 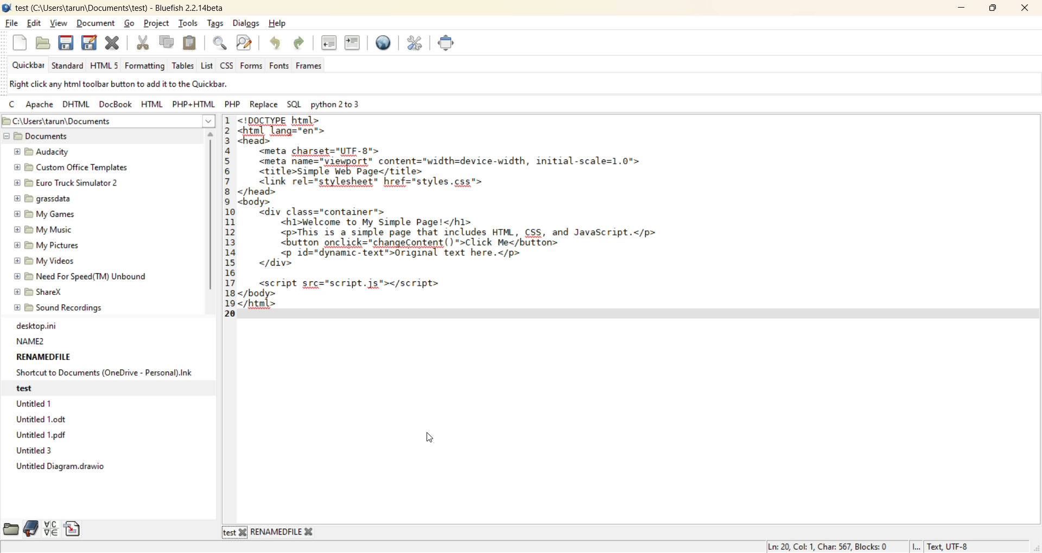 What do you see at coordinates (211, 123) in the screenshot?
I see `show more` at bounding box center [211, 123].